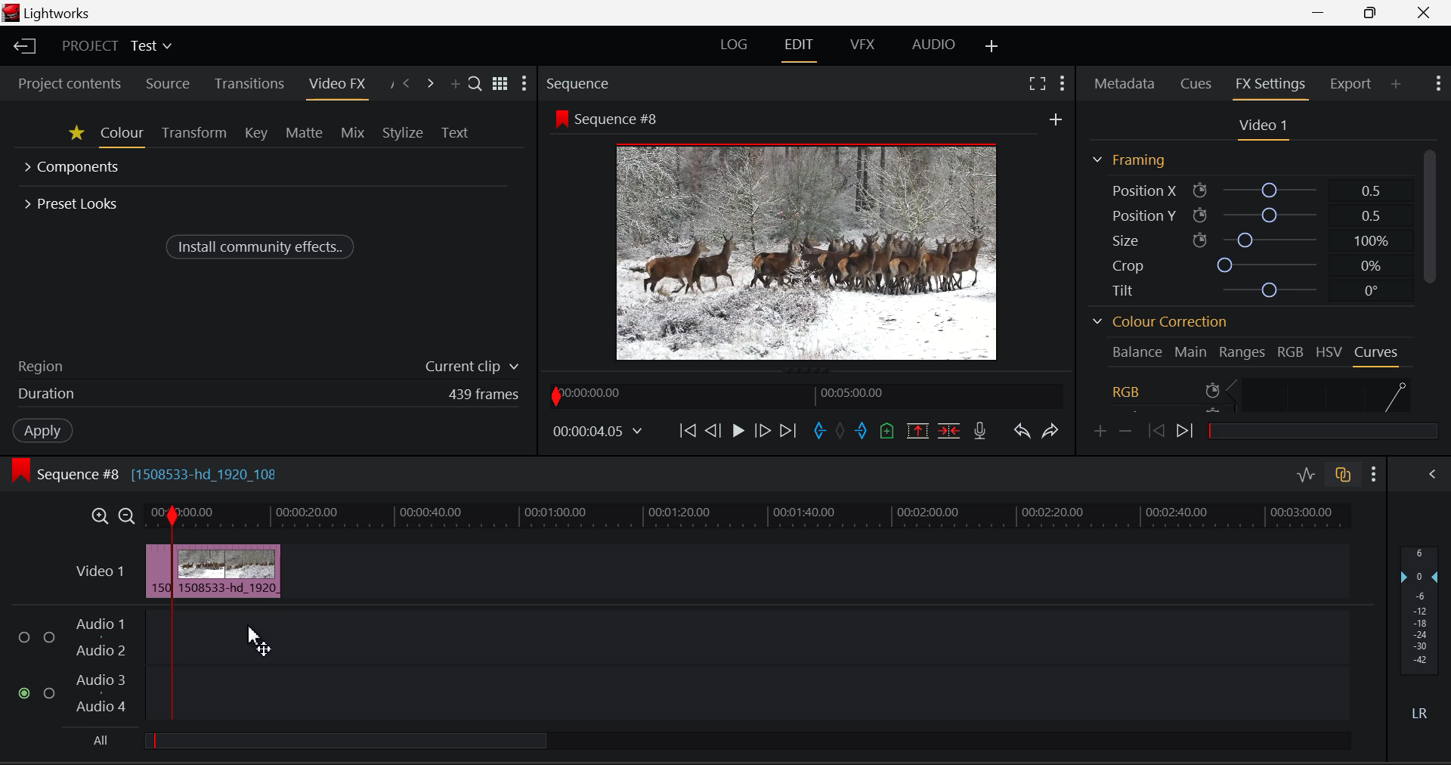 Image resolution: width=1451 pixels, height=765 pixels. What do you see at coordinates (116, 47) in the screenshot?
I see `Project Title` at bounding box center [116, 47].